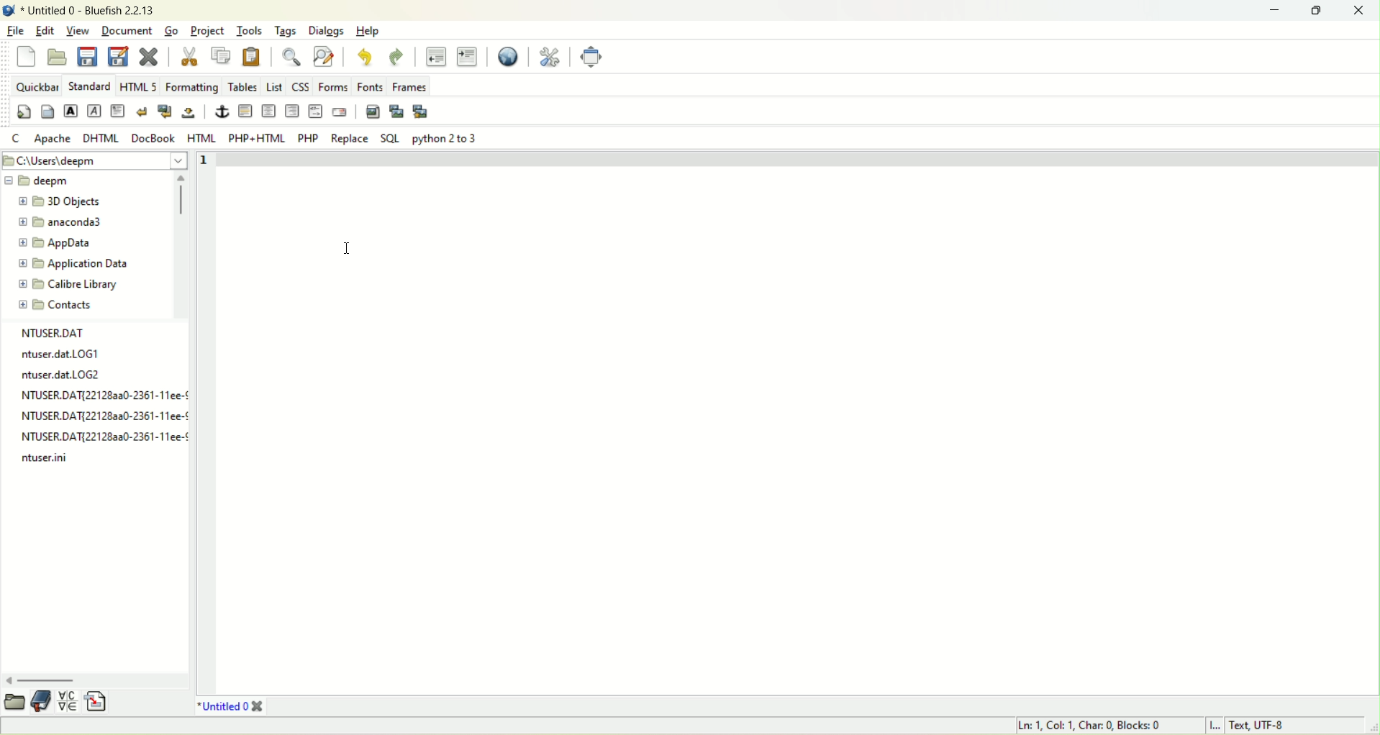  What do you see at coordinates (16, 29) in the screenshot?
I see `file` at bounding box center [16, 29].